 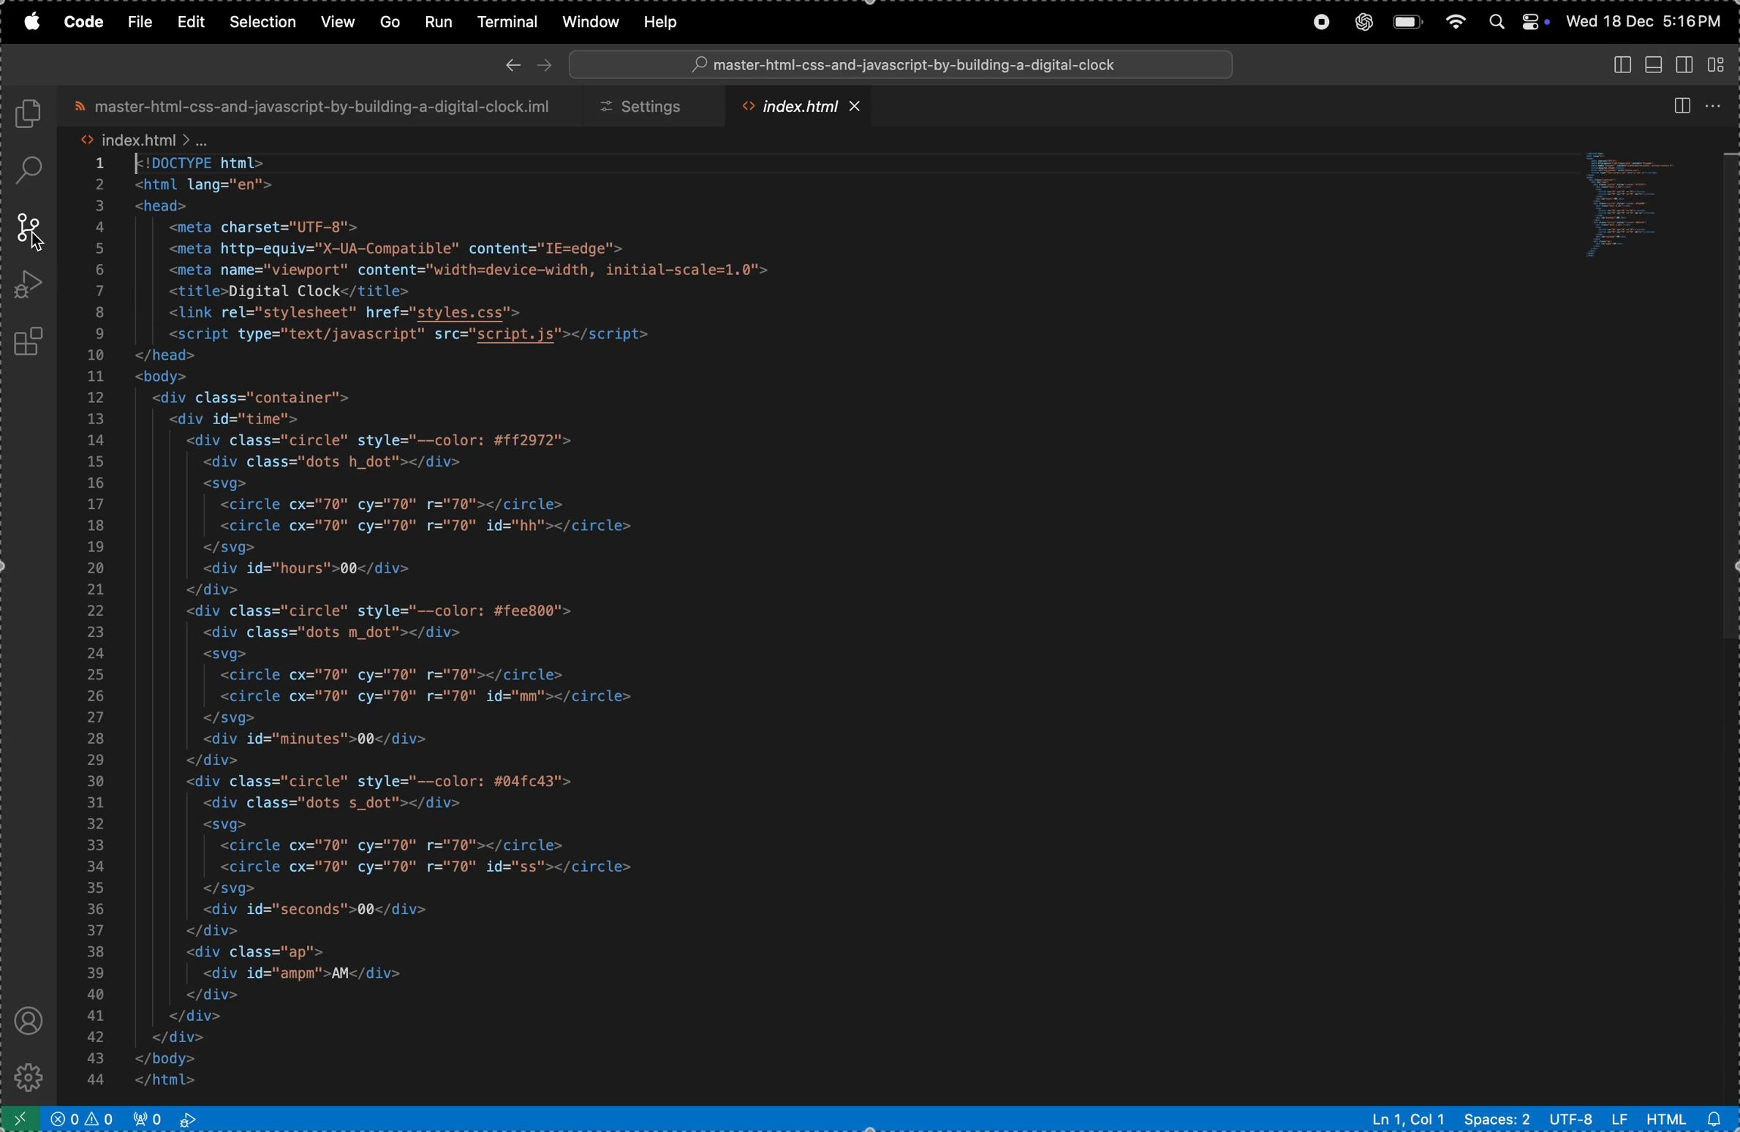 I want to click on master file , so click(x=321, y=106).